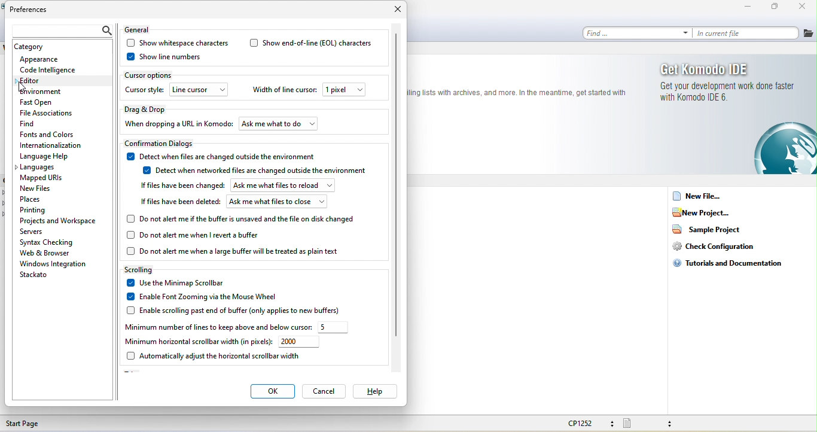 This screenshot has height=432, width=817. I want to click on ask me what files to close, so click(278, 202).